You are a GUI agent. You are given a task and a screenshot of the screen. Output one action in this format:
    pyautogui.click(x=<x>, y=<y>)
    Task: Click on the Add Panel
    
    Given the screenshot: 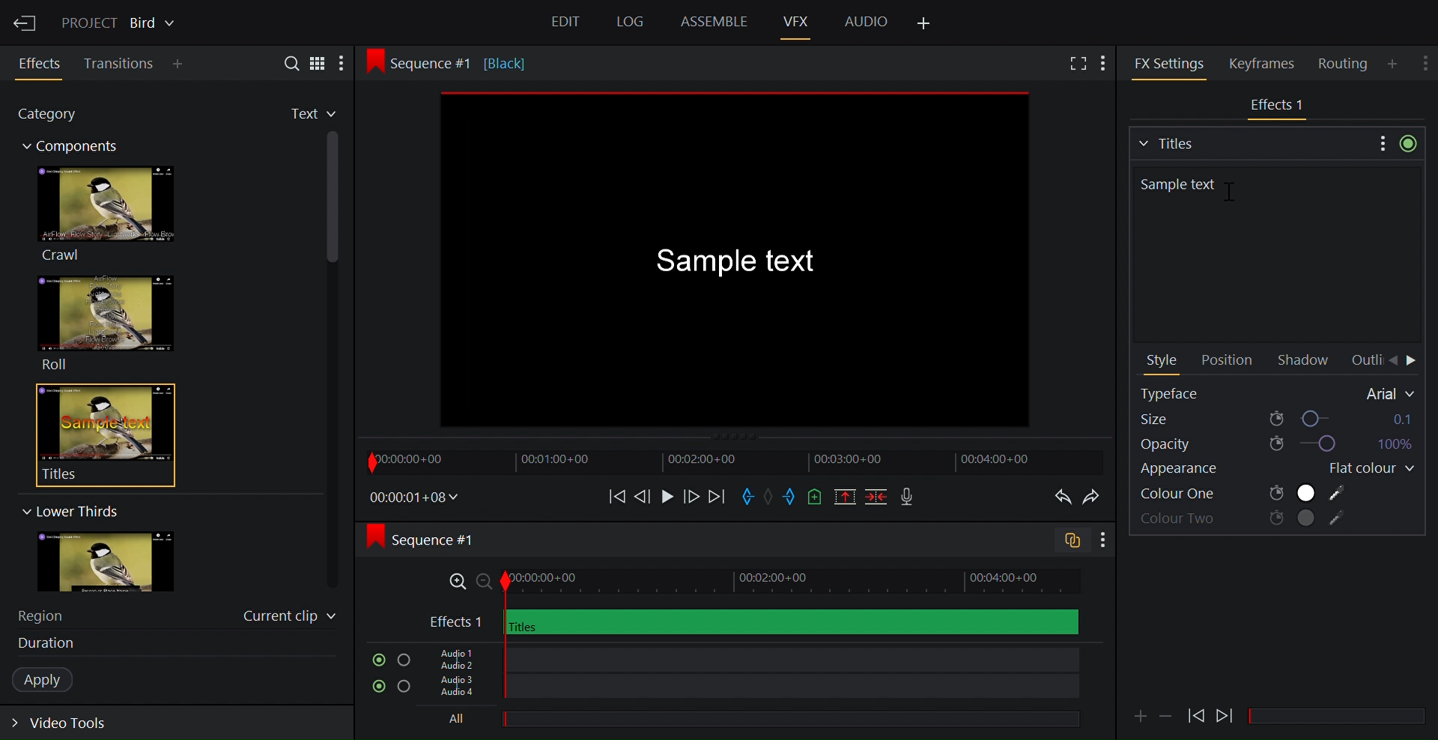 What is the action you would take?
    pyautogui.click(x=1395, y=63)
    